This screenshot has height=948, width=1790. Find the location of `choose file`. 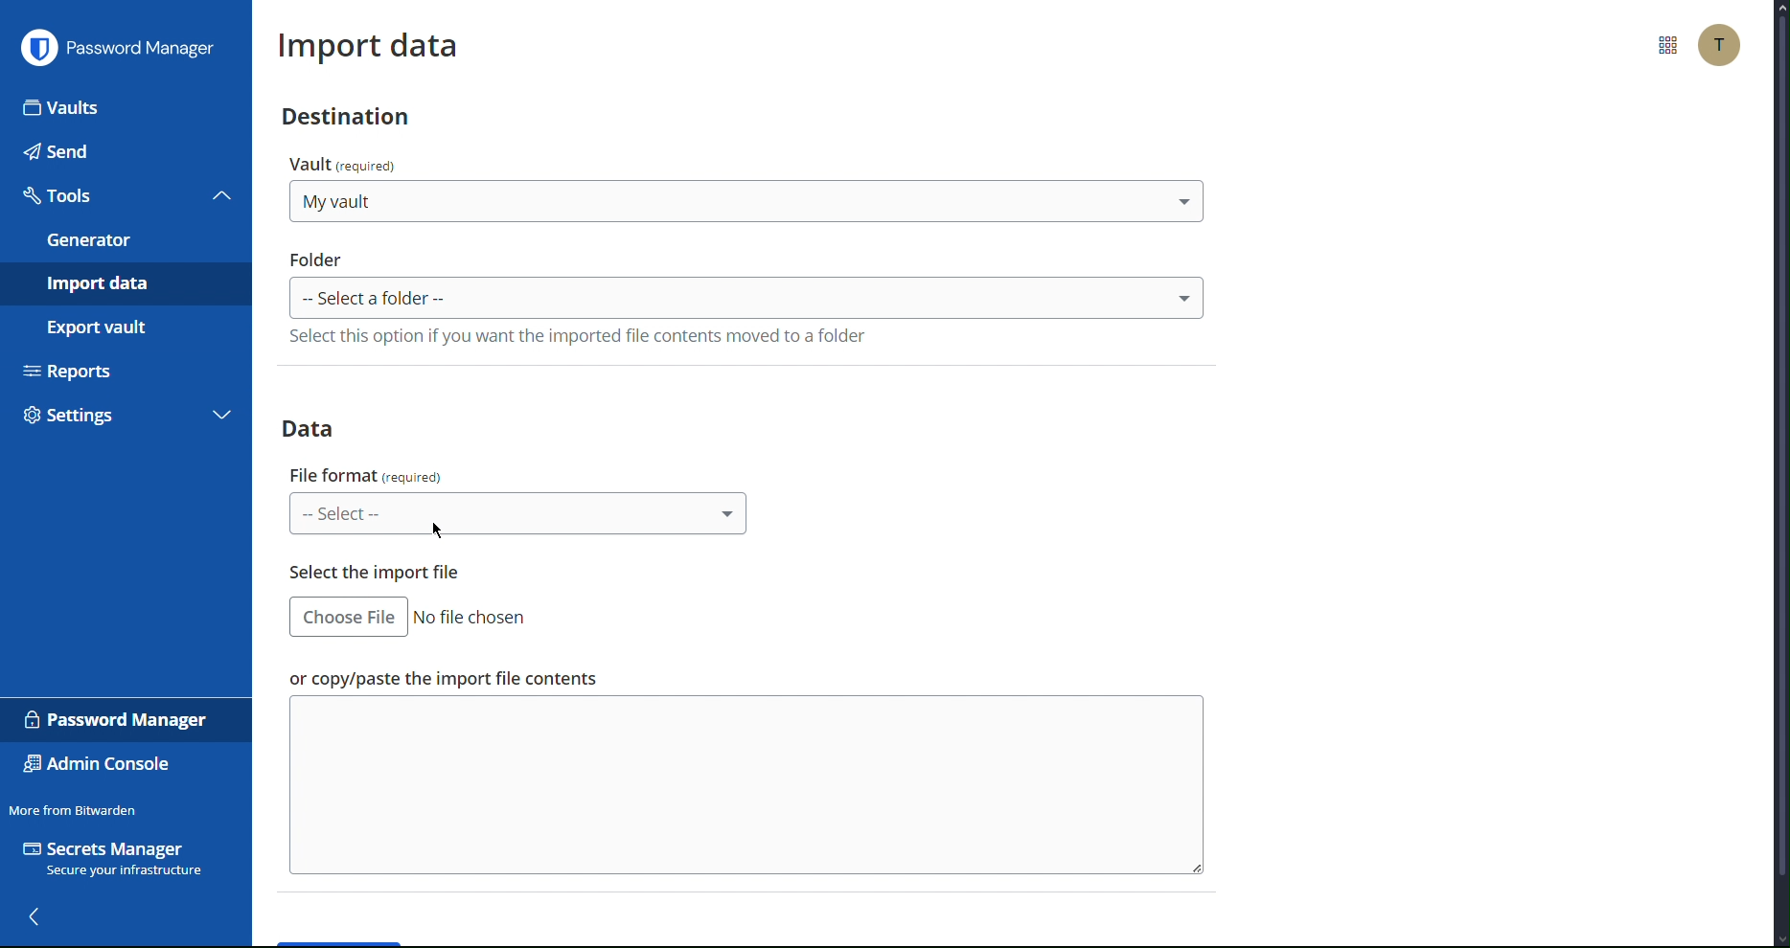

choose file is located at coordinates (348, 616).